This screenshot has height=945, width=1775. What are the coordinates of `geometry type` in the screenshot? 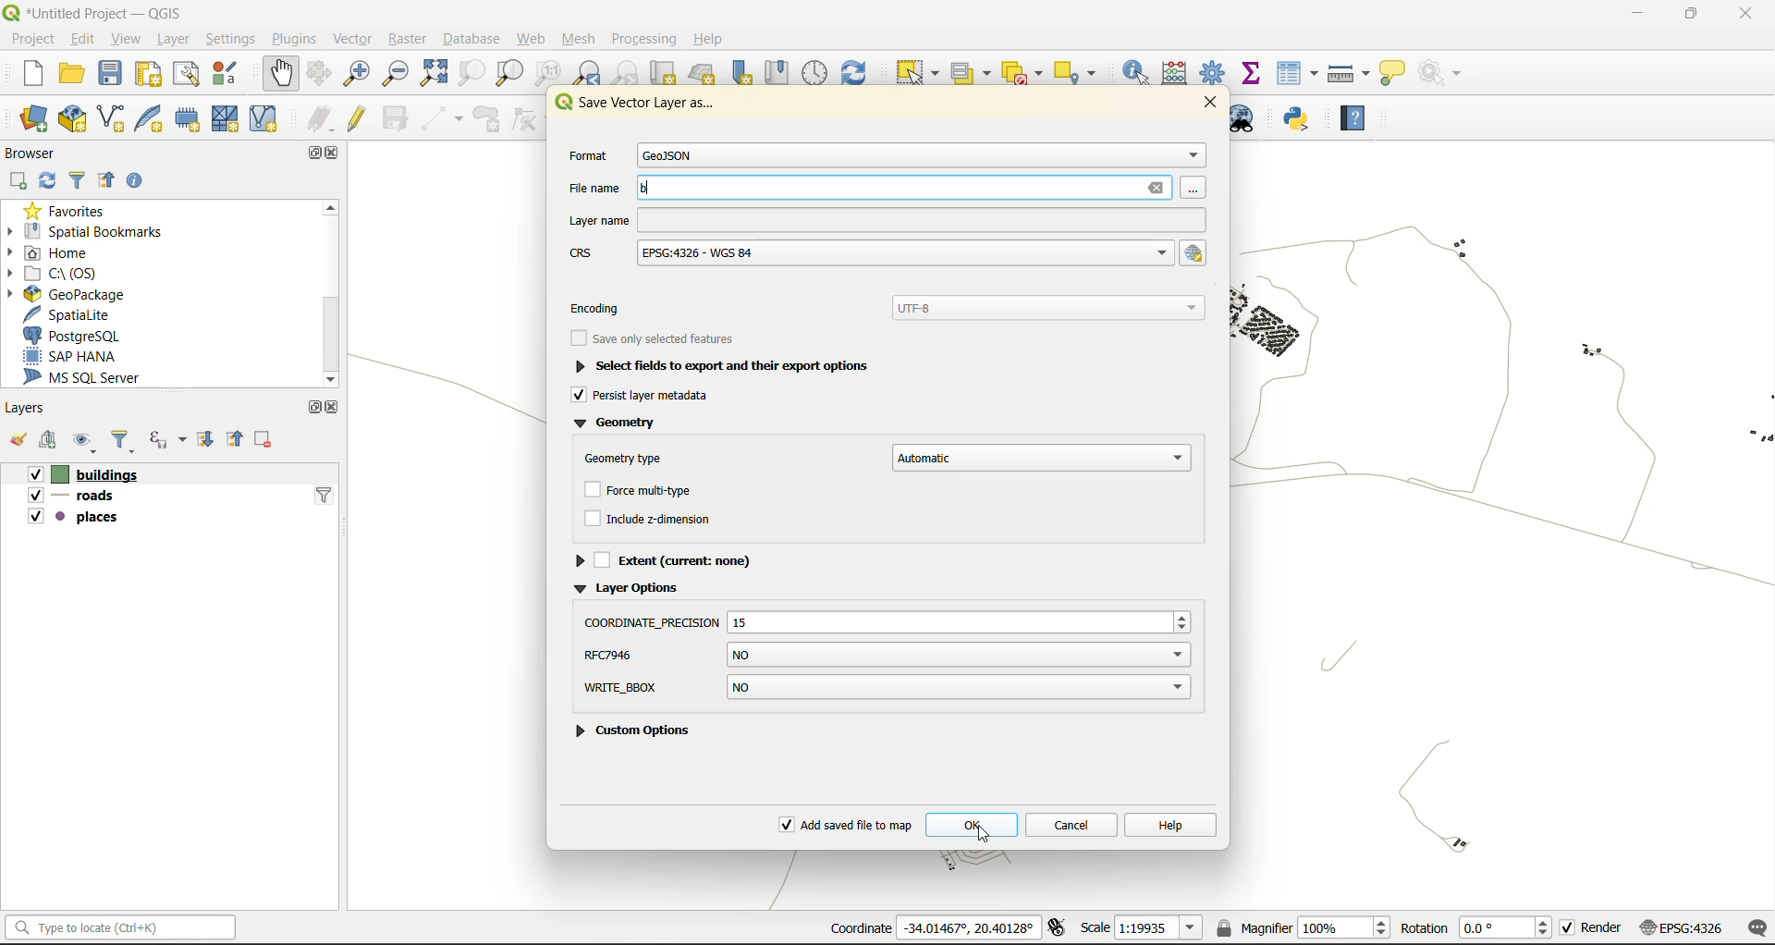 It's located at (886, 456).